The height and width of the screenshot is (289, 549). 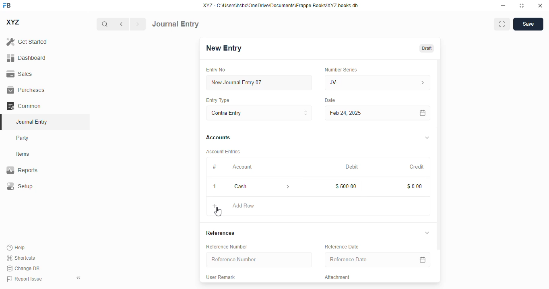 I want to click on get started, so click(x=27, y=42).